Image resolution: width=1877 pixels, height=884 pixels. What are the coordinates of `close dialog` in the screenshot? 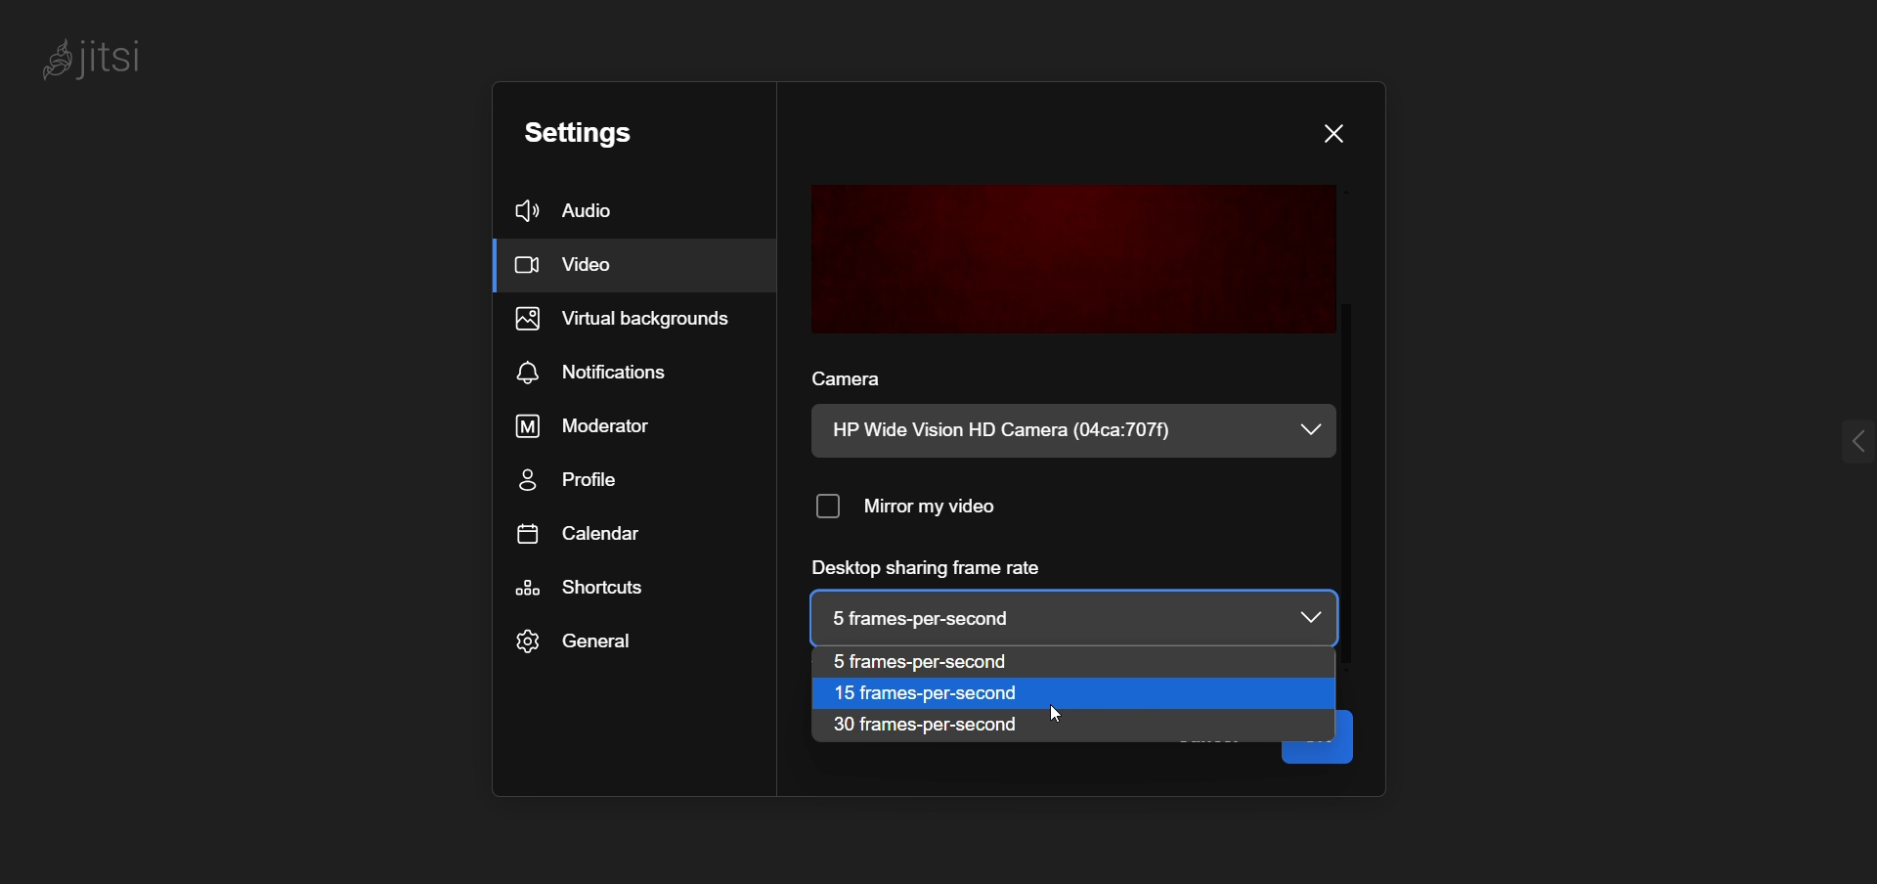 It's located at (1338, 133).